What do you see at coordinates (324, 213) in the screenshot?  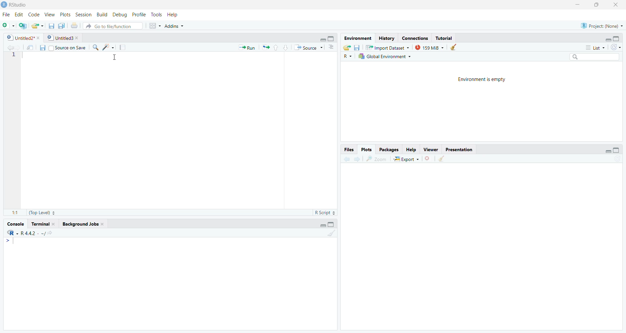 I see `R Script ` at bounding box center [324, 213].